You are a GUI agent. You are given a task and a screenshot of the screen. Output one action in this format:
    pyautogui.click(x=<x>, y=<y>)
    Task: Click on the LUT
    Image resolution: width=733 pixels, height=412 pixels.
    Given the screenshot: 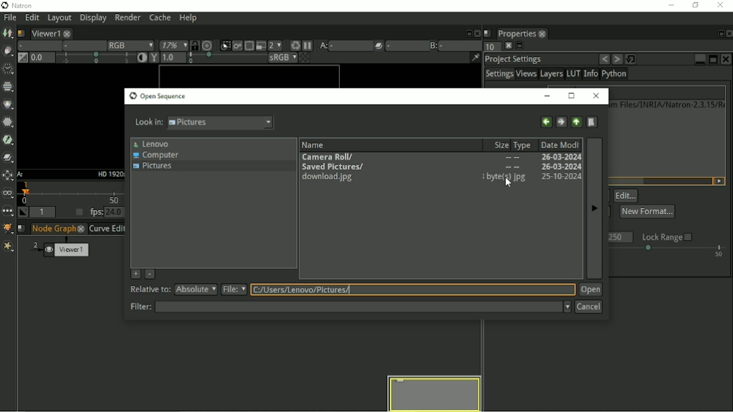 What is the action you would take?
    pyautogui.click(x=573, y=74)
    